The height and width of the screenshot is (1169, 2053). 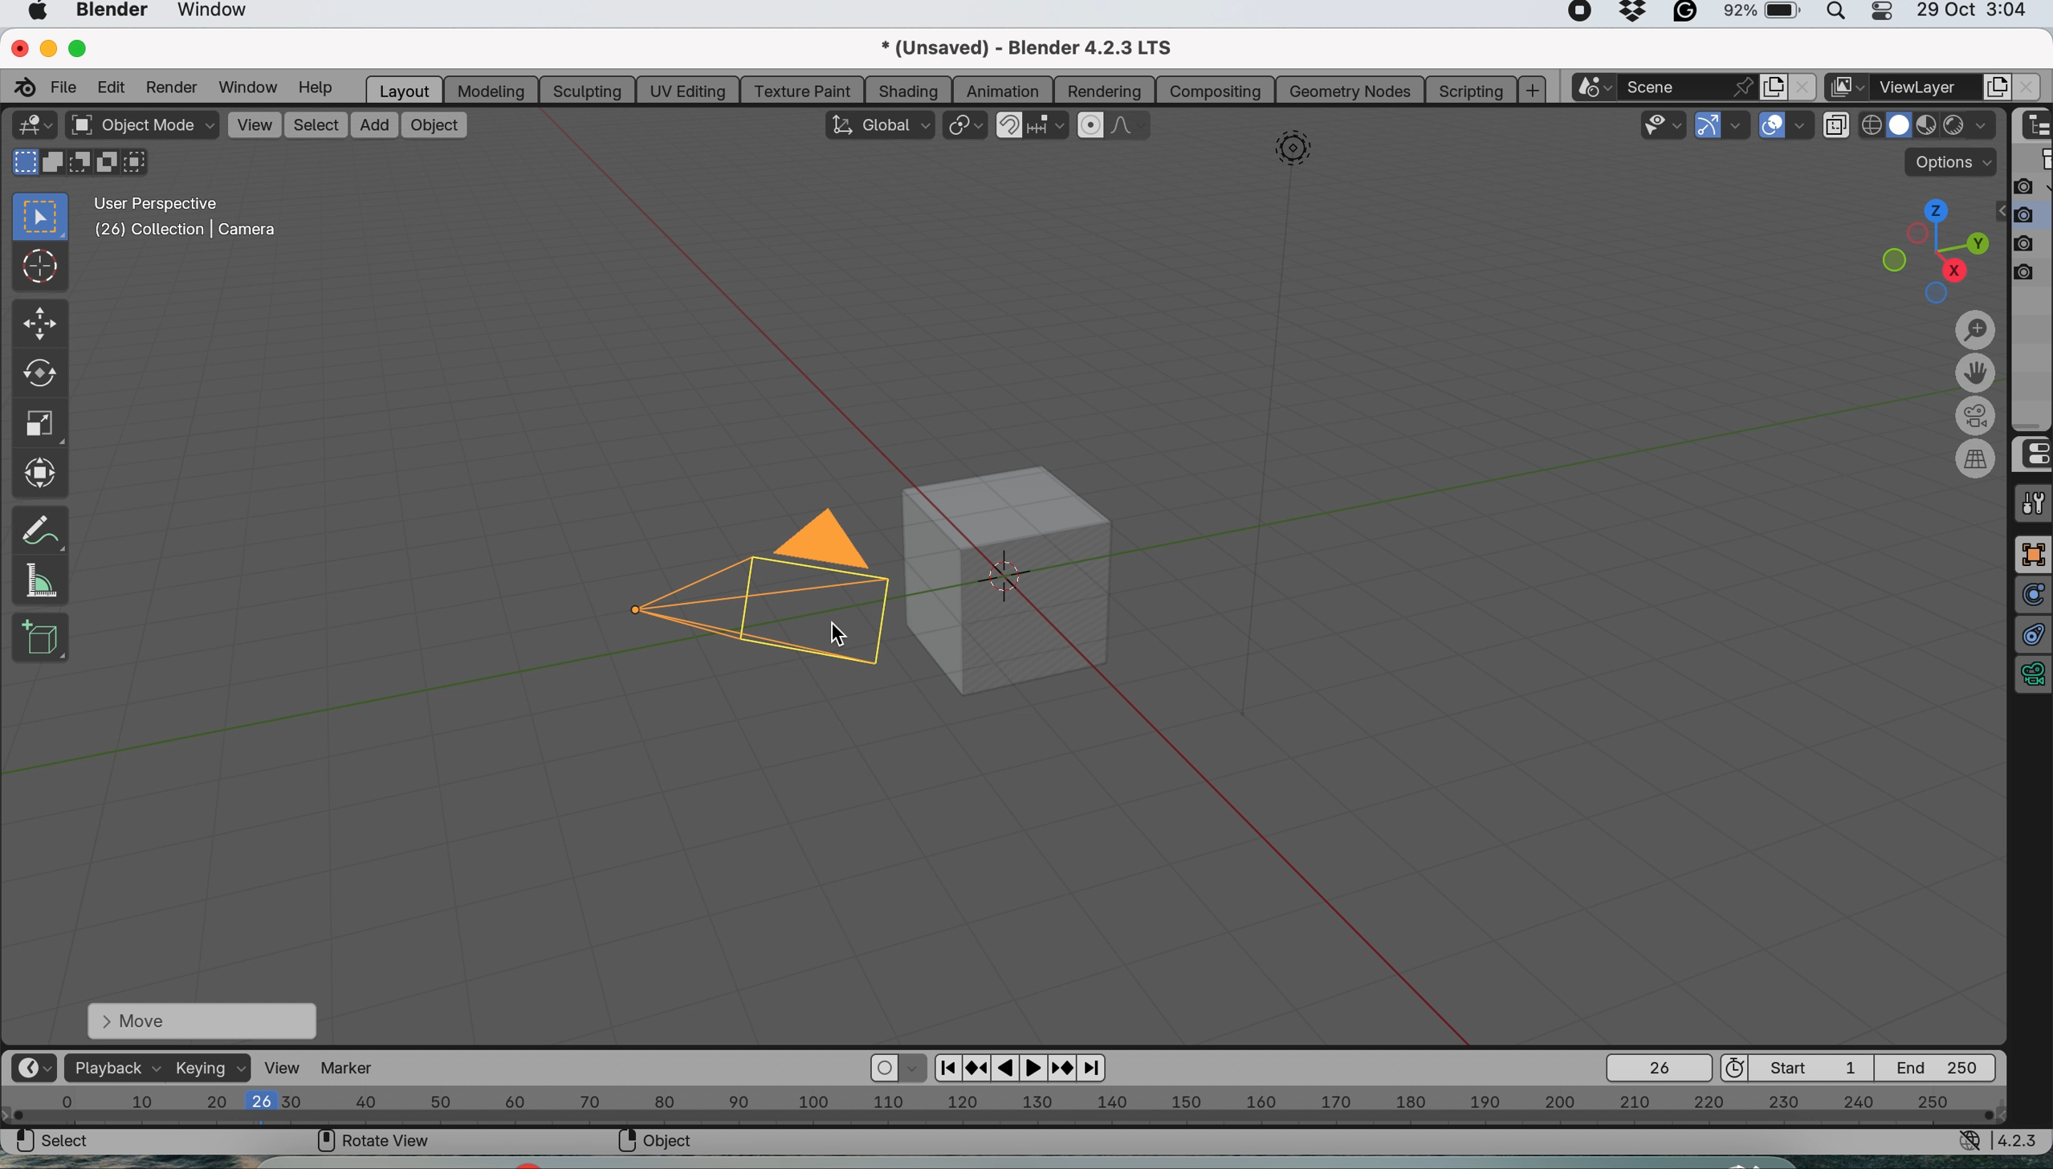 What do you see at coordinates (977, 1066) in the screenshot?
I see `reverse` at bounding box center [977, 1066].